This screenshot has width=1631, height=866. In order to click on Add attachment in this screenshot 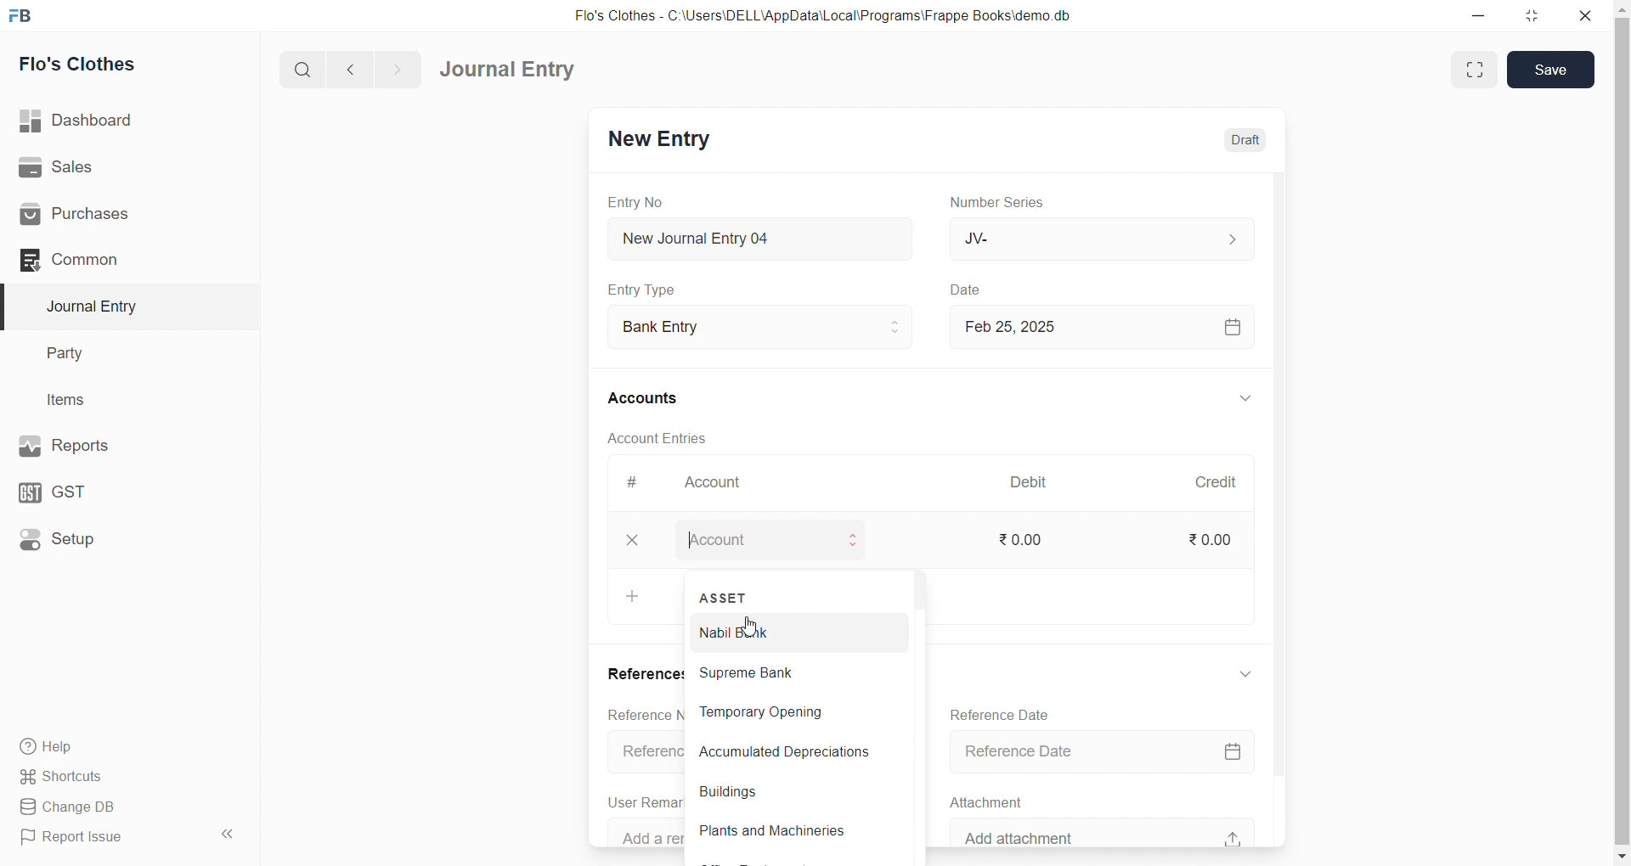, I will do `click(1108, 830)`.